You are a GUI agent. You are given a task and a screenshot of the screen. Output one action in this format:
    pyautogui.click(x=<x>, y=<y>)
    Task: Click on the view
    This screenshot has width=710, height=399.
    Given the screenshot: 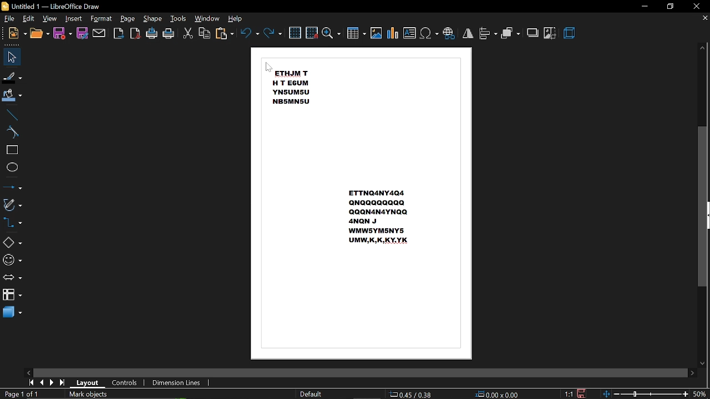 What is the action you would take?
    pyautogui.click(x=50, y=19)
    